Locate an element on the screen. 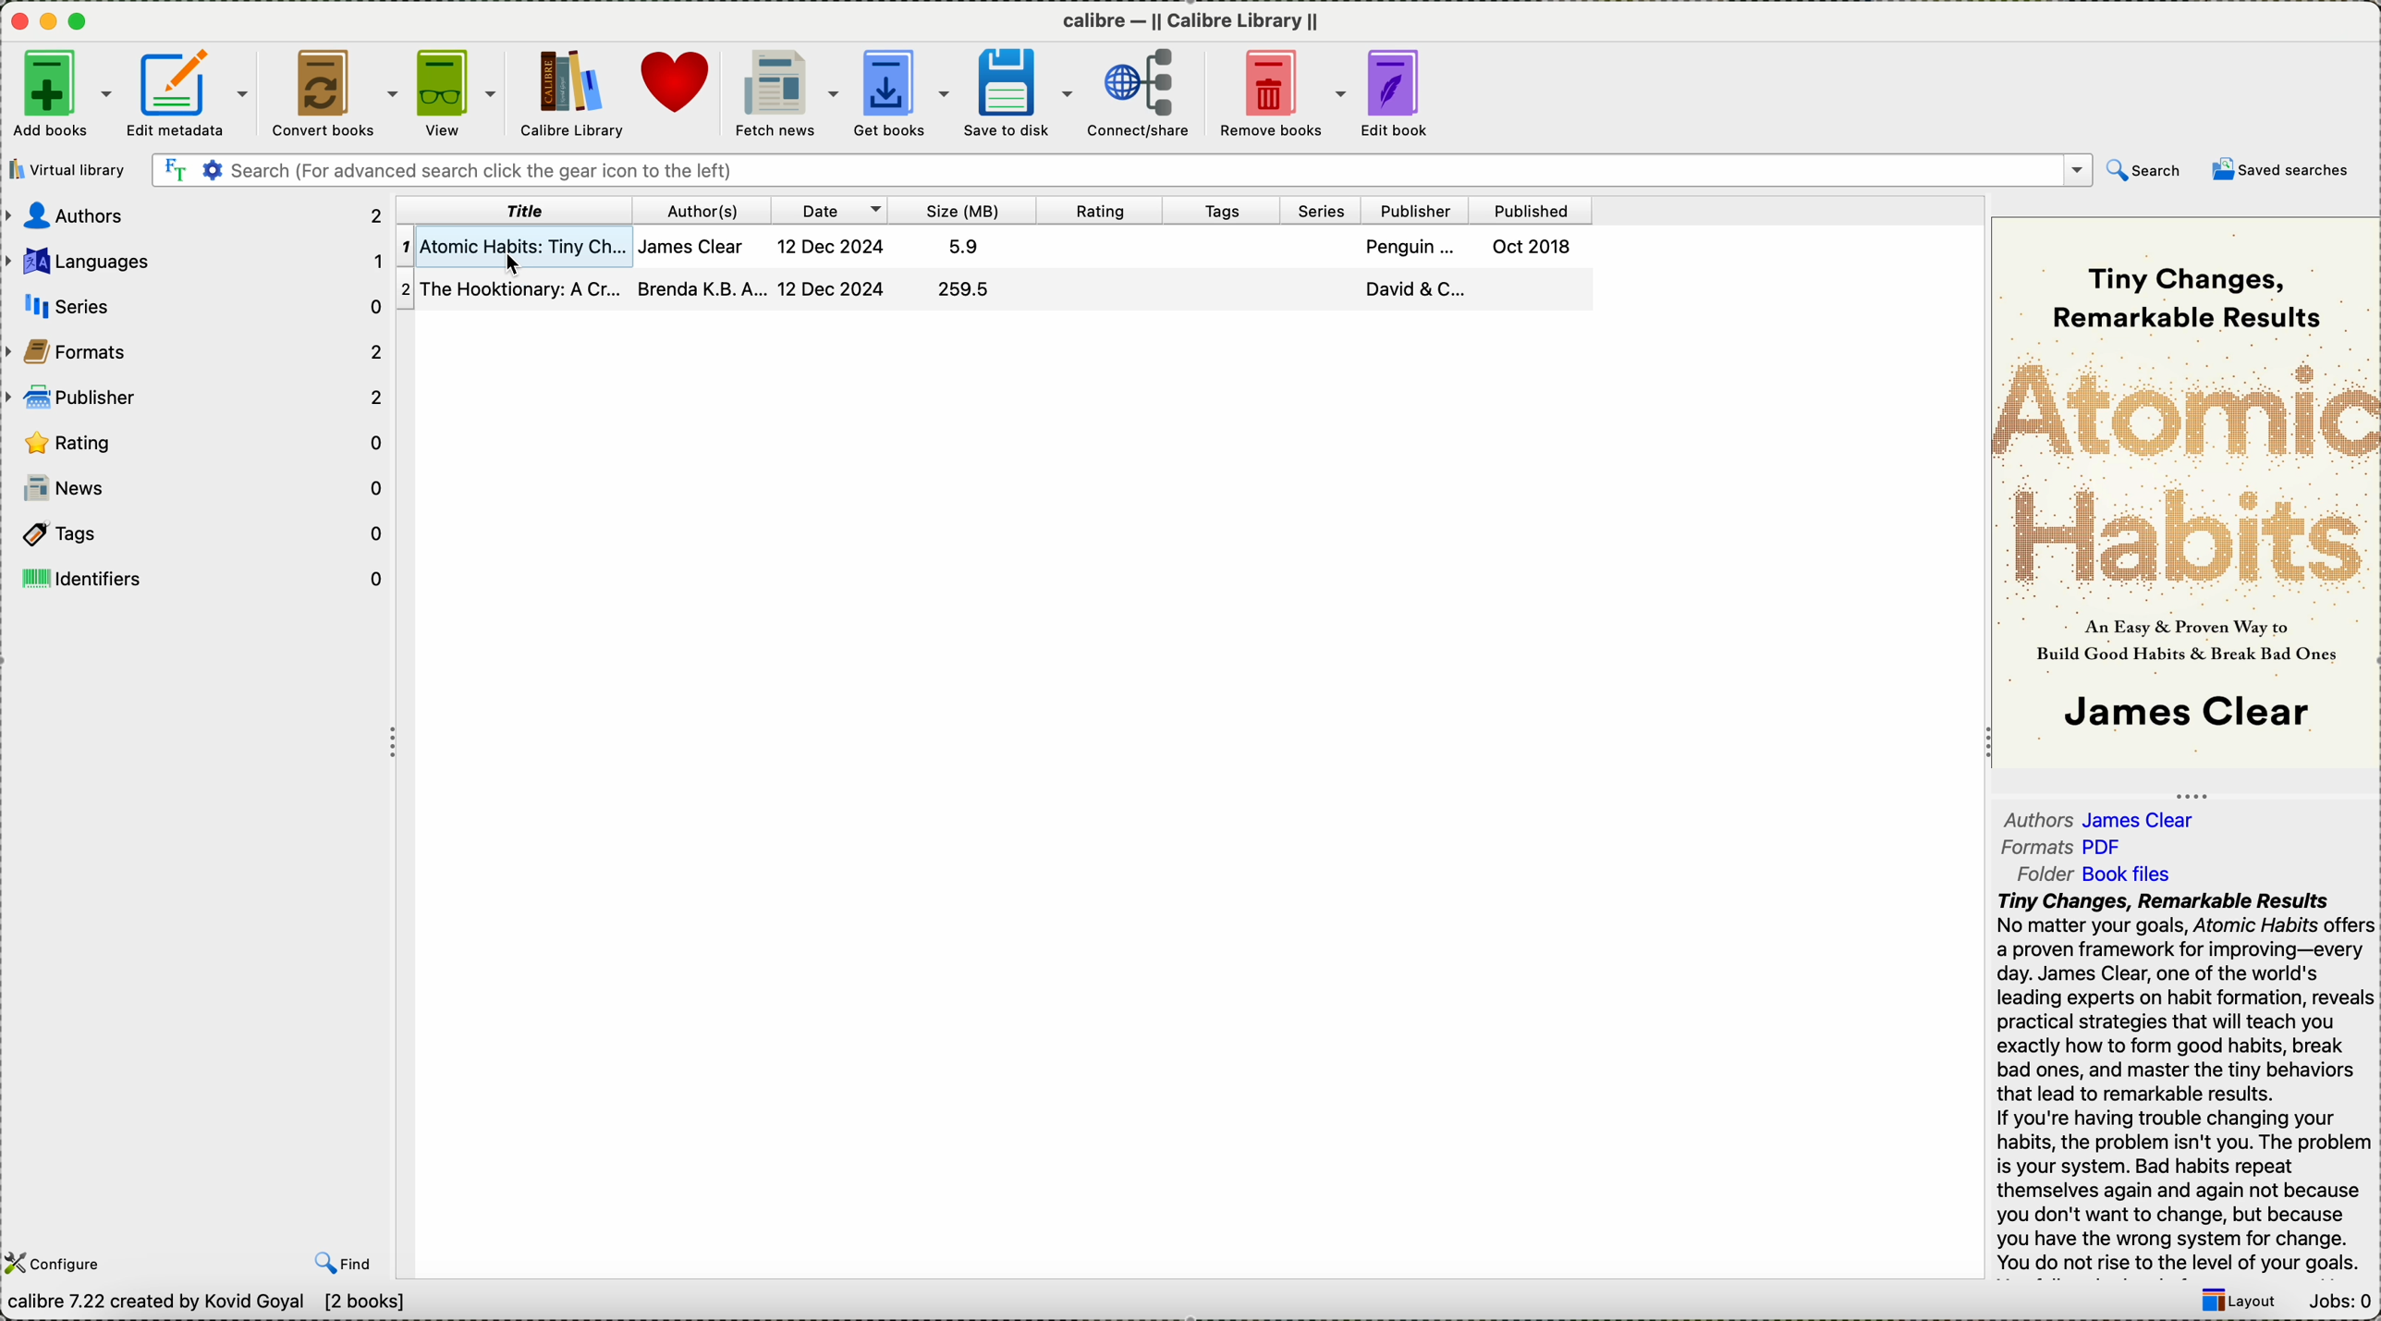  author(s) is located at coordinates (701, 210).